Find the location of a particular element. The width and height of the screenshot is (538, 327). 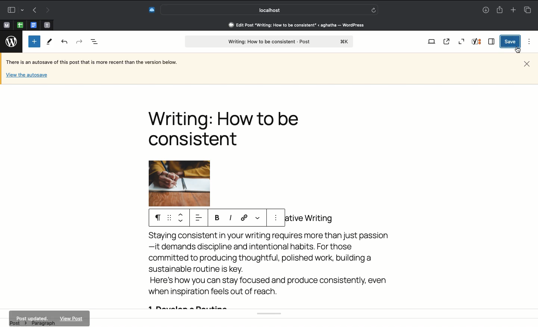

Sidebar is located at coordinates (492, 41).